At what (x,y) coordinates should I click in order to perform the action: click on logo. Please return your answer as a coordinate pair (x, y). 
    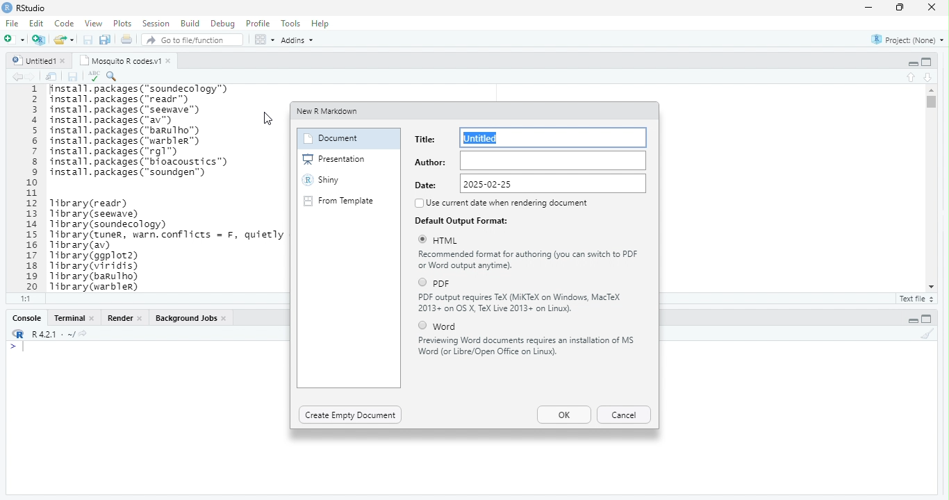
    Looking at the image, I should click on (19, 333).